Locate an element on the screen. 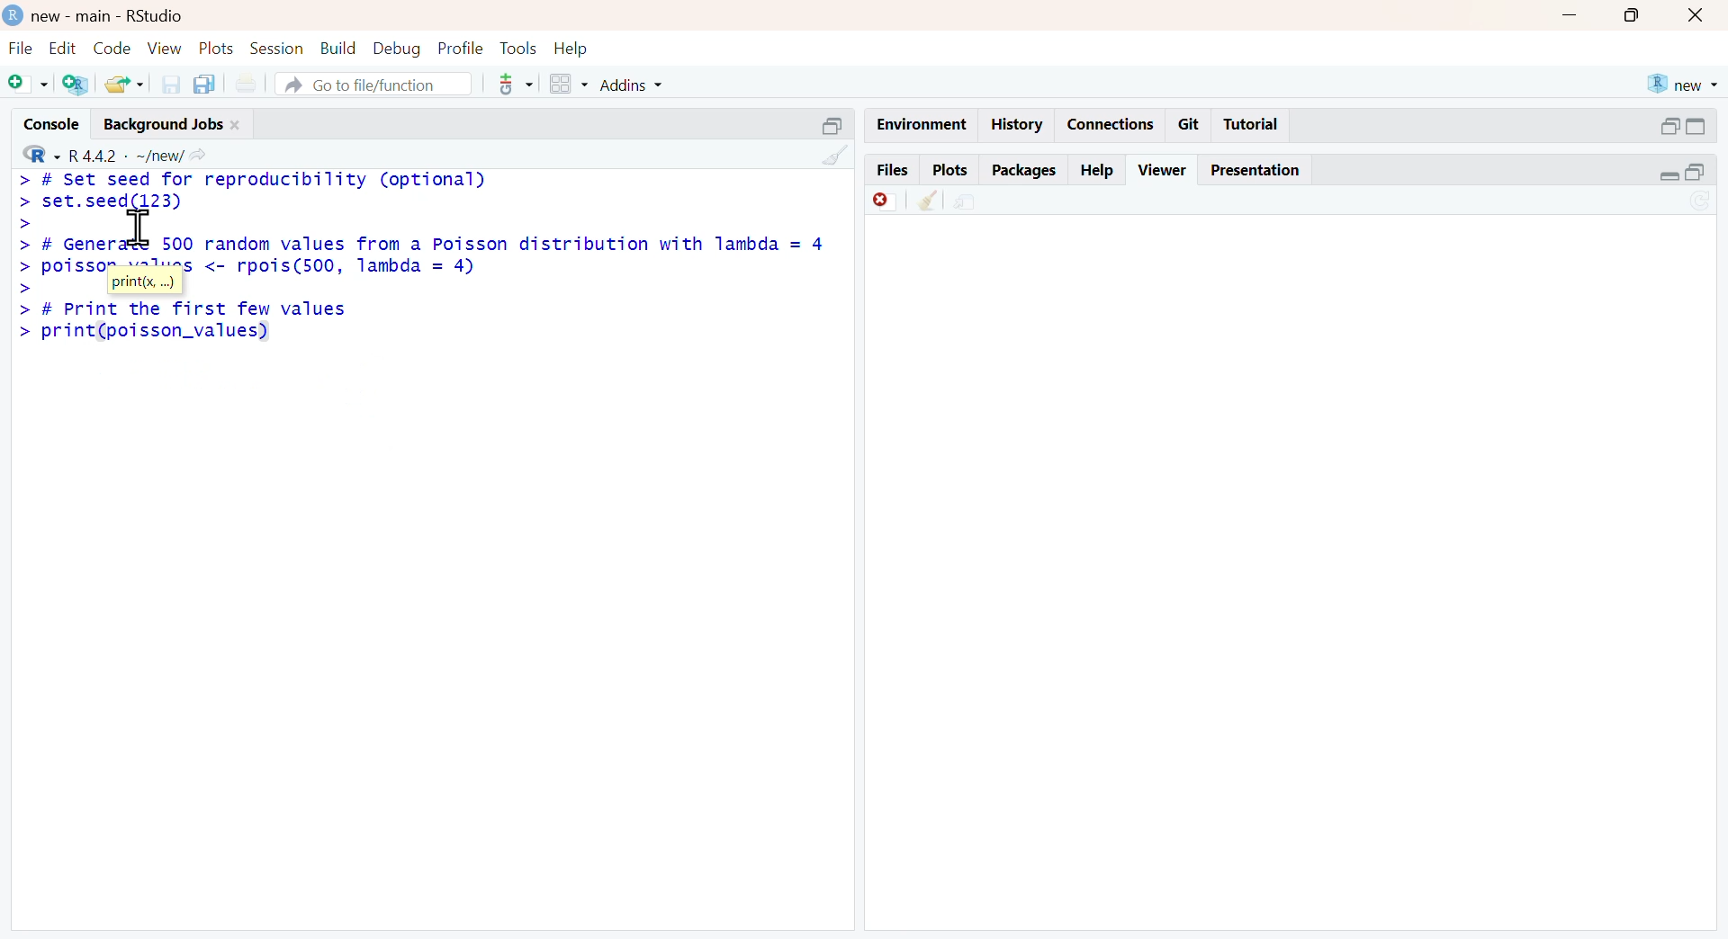  Share icon is located at coordinates (200, 155).